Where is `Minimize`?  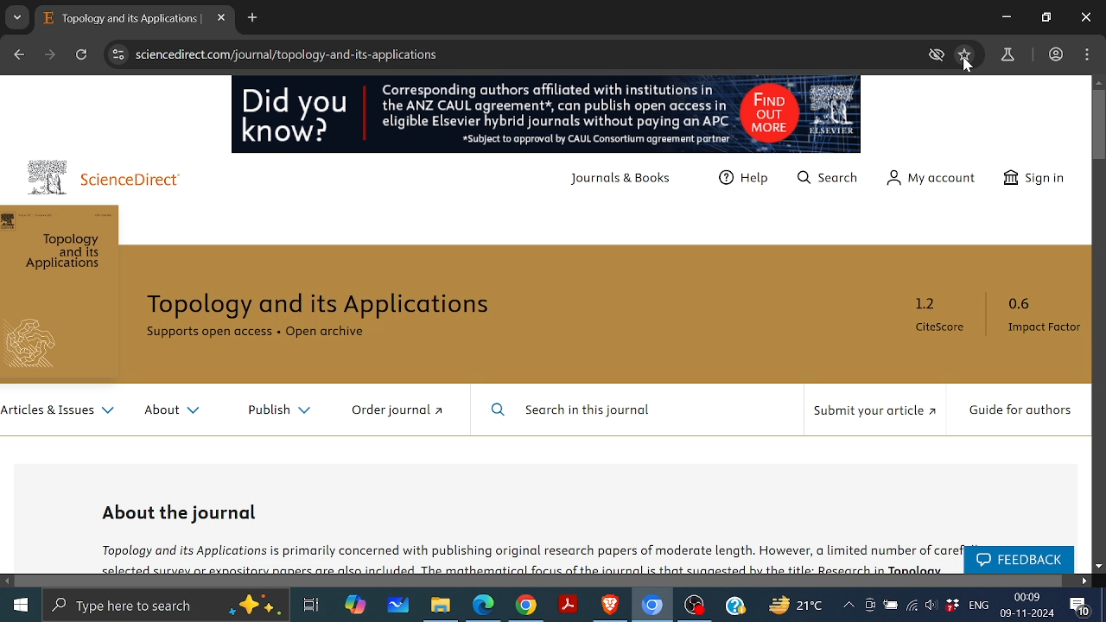 Minimize is located at coordinates (1006, 16).